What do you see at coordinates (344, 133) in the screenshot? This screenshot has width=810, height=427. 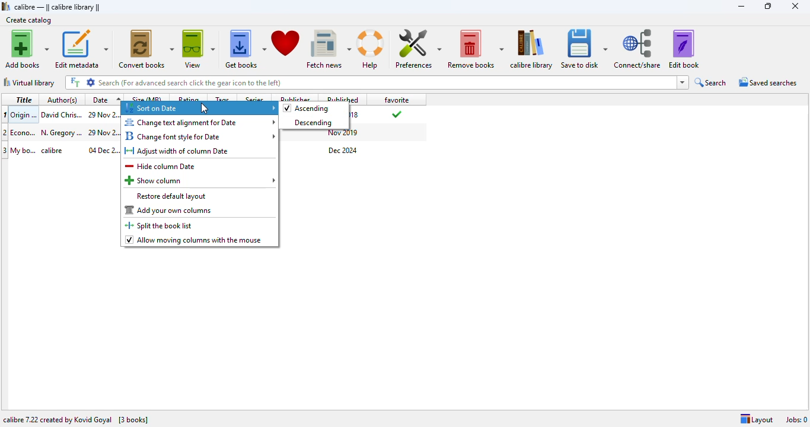 I see `publish date` at bounding box center [344, 133].